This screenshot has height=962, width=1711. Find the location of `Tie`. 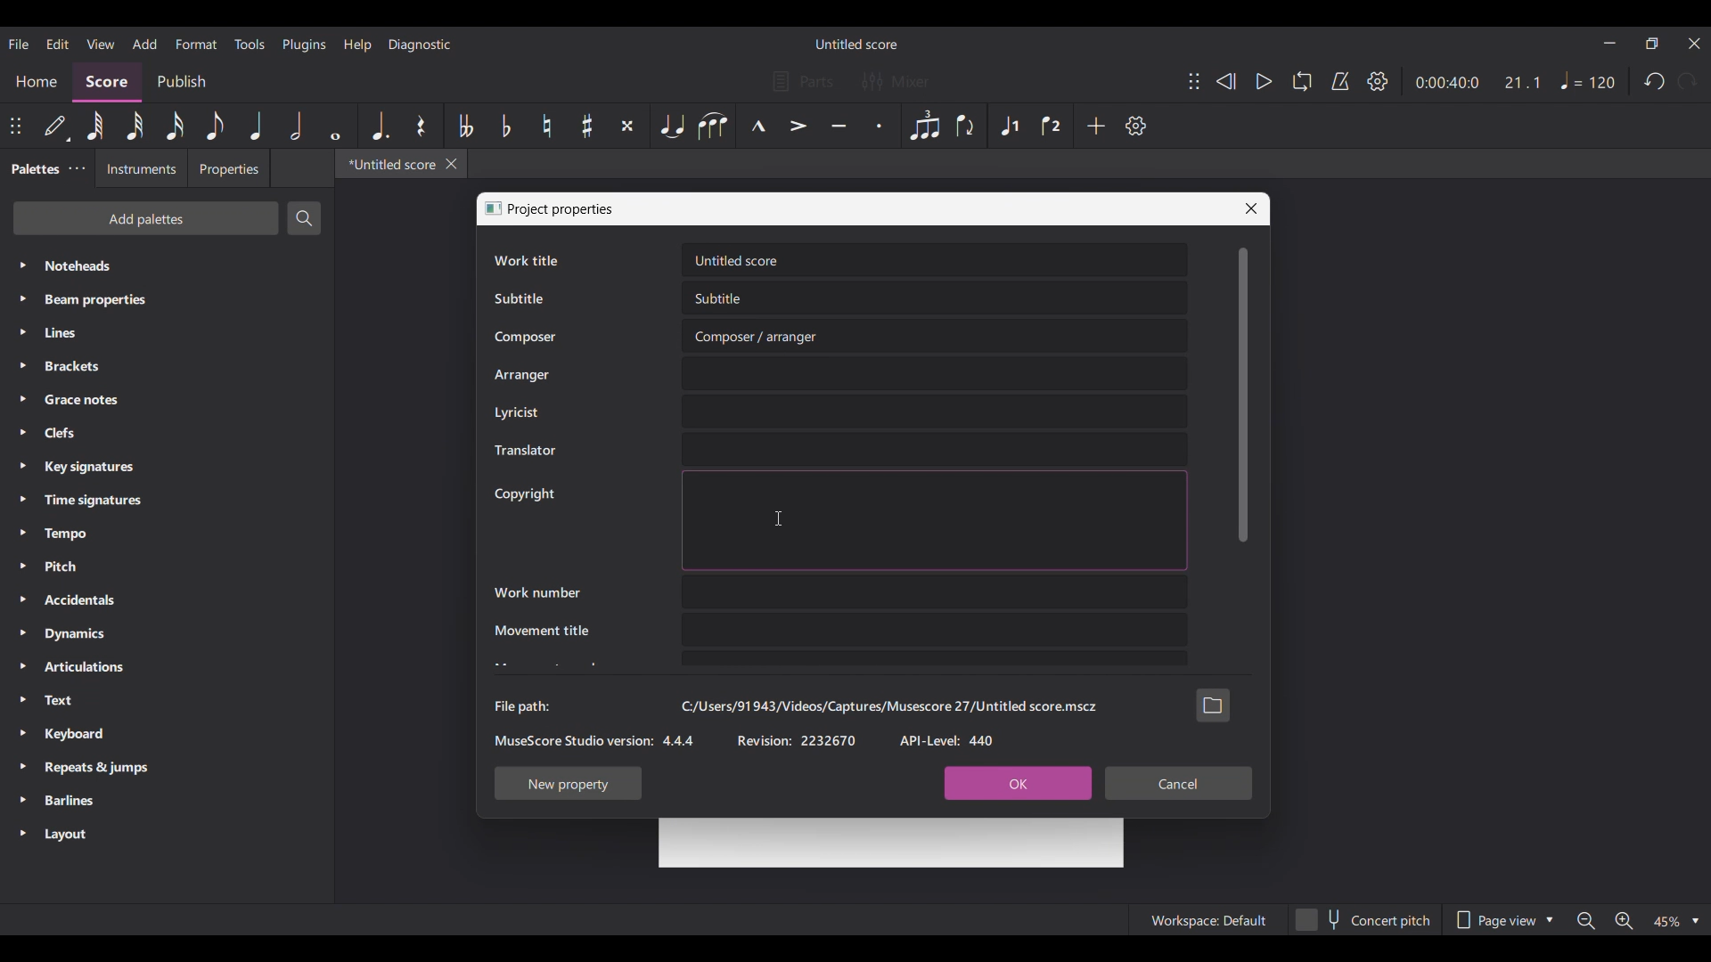

Tie is located at coordinates (671, 126).